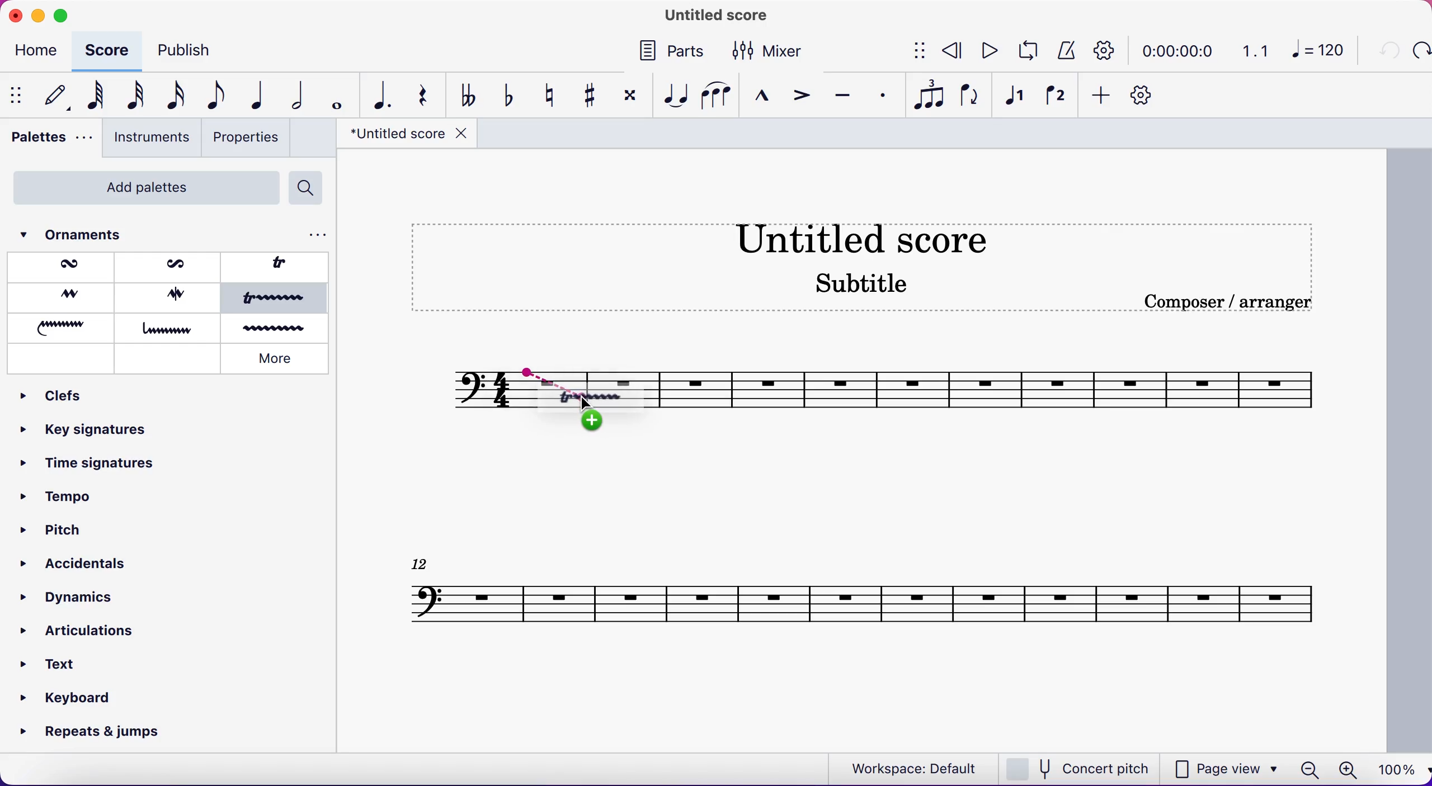 The width and height of the screenshot is (1432, 786). I want to click on accent, so click(801, 95).